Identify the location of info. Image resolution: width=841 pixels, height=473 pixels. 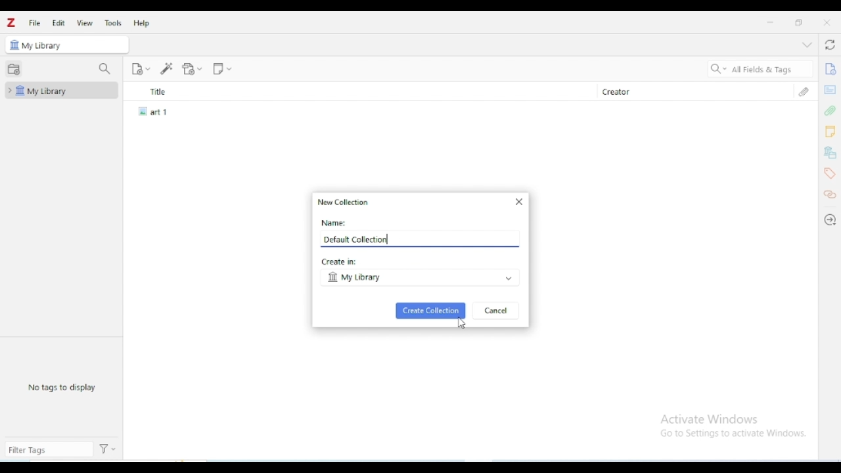
(830, 69).